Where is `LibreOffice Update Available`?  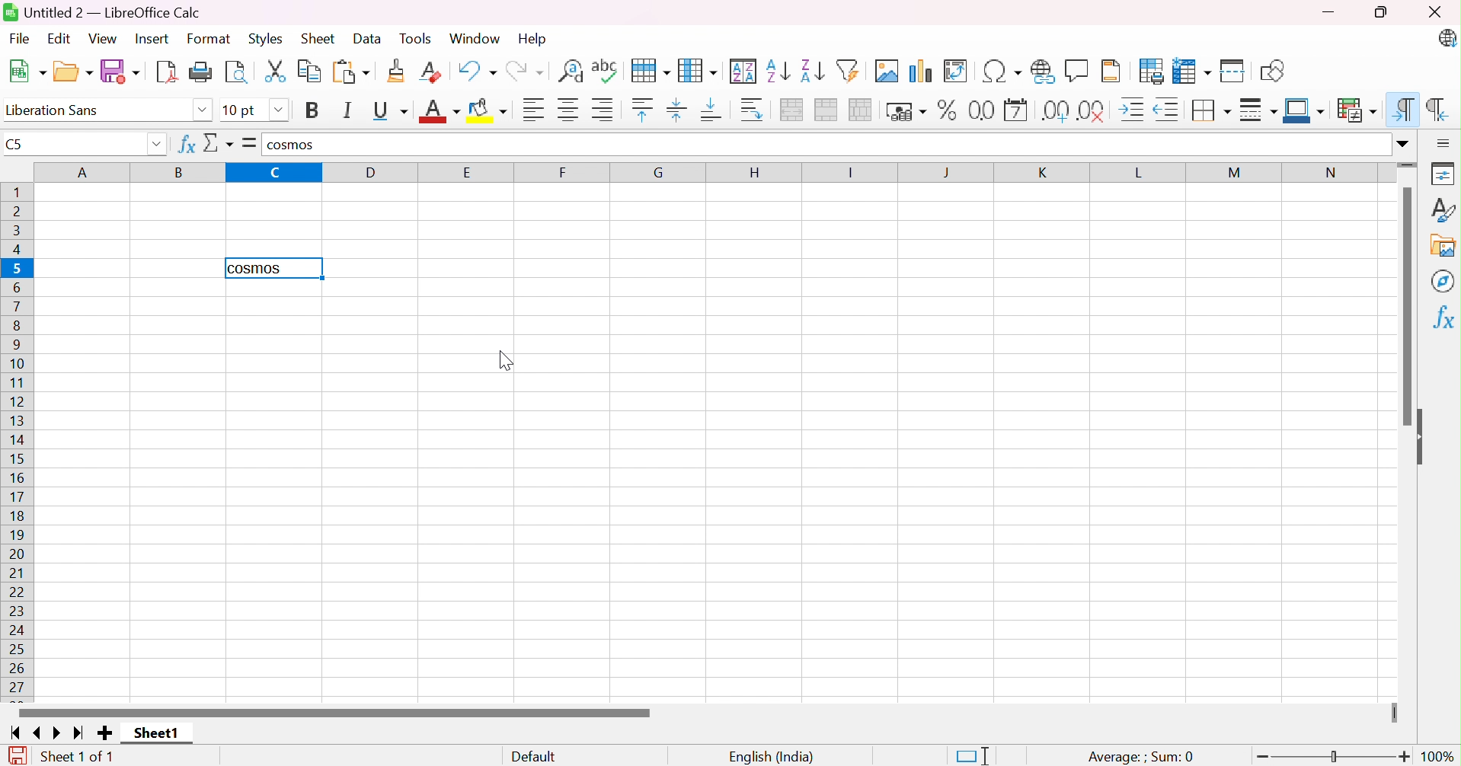
LibreOffice Update Available is located at coordinates (1448, 37).